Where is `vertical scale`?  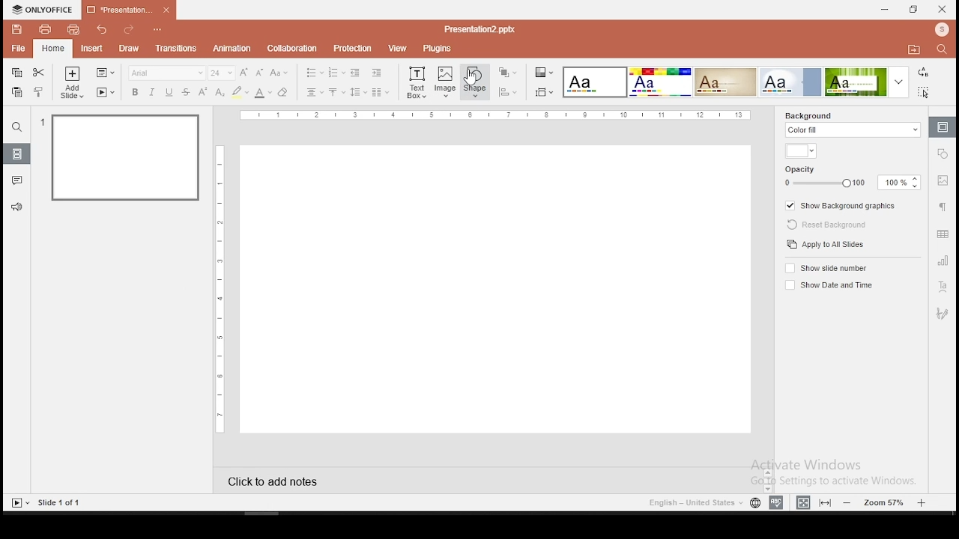
vertical scale is located at coordinates (496, 115).